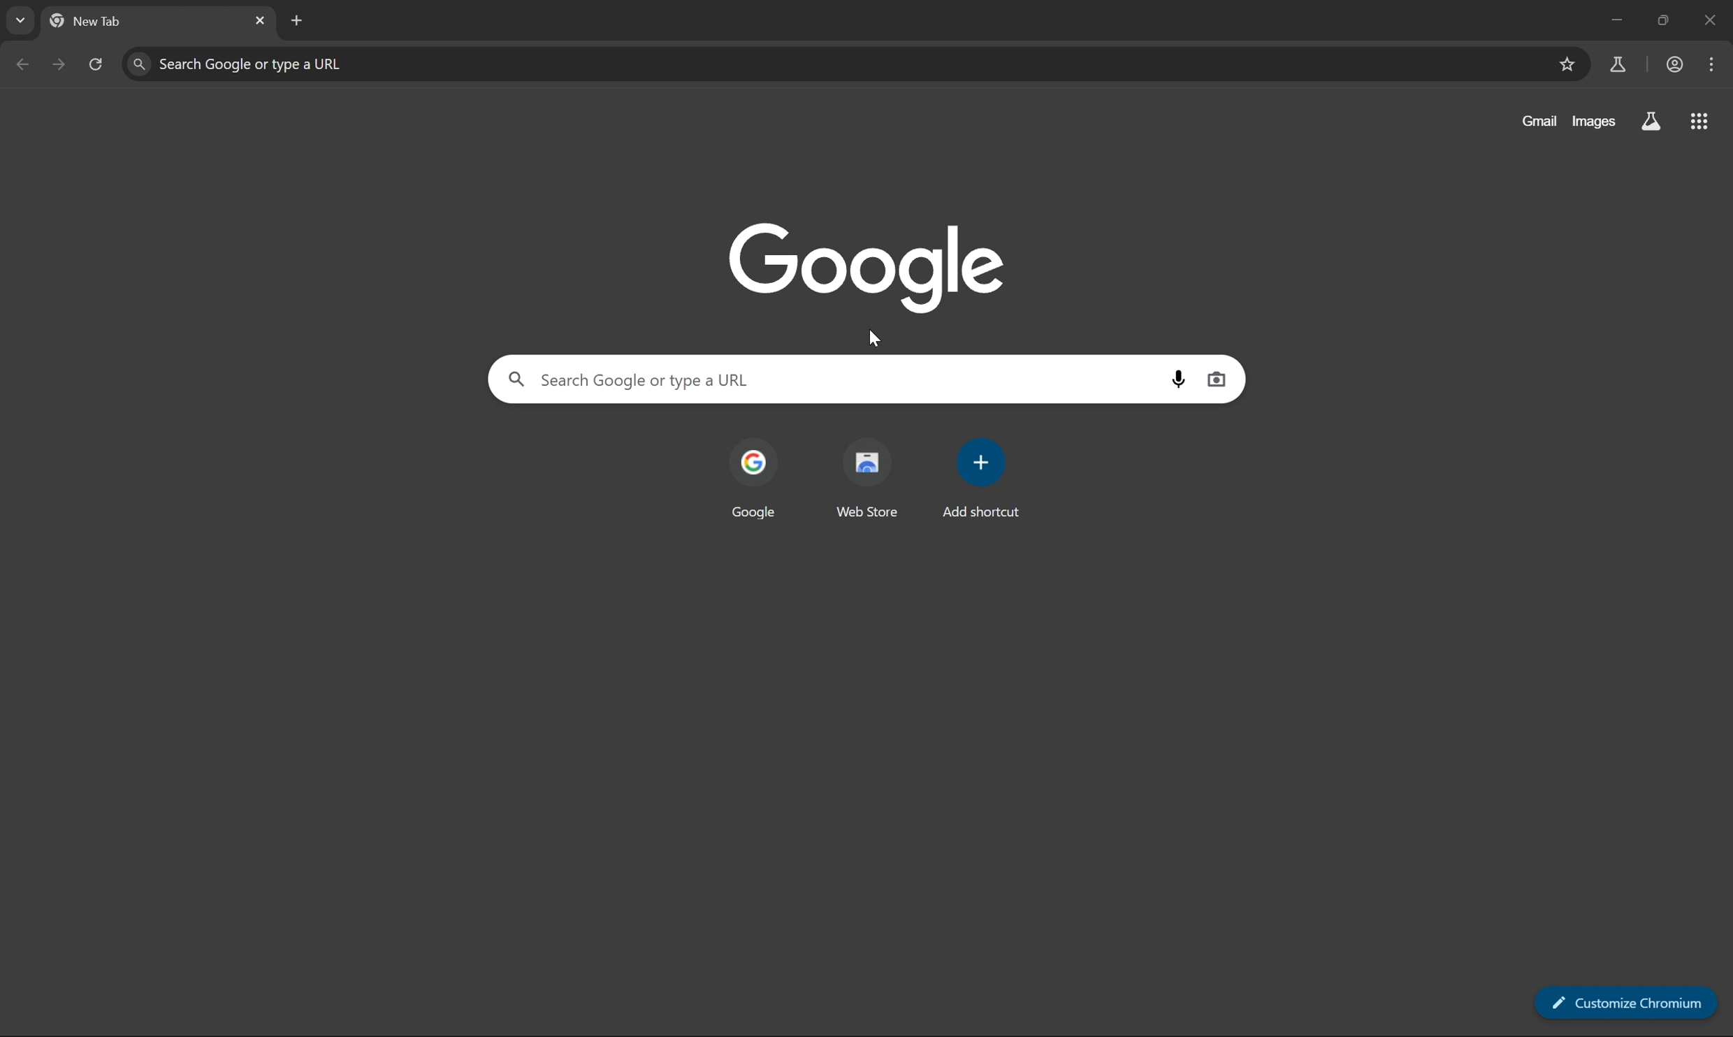 The image size is (1733, 1037). Describe the element at coordinates (23, 20) in the screenshot. I see `drop down` at that location.